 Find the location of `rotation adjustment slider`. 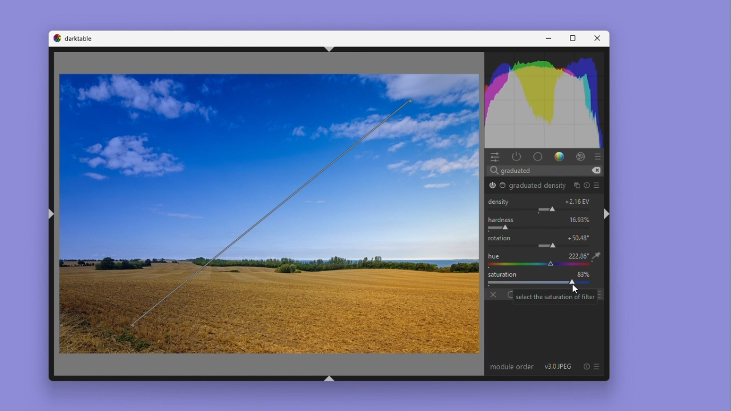

rotation adjustment slider is located at coordinates (547, 245).